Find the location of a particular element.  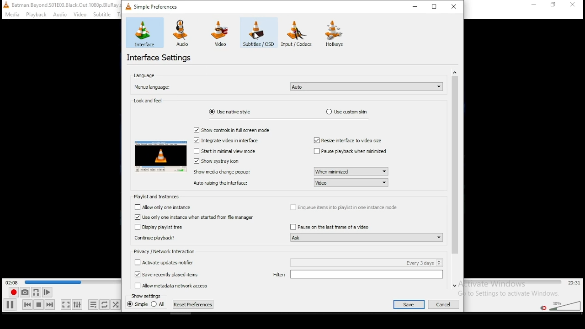

next chapter is located at coordinates (193, 304).